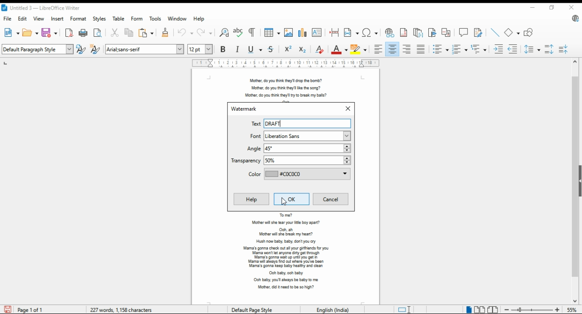 The height and width of the screenshot is (314, 582). What do you see at coordinates (421, 49) in the screenshot?
I see `justified` at bounding box center [421, 49].